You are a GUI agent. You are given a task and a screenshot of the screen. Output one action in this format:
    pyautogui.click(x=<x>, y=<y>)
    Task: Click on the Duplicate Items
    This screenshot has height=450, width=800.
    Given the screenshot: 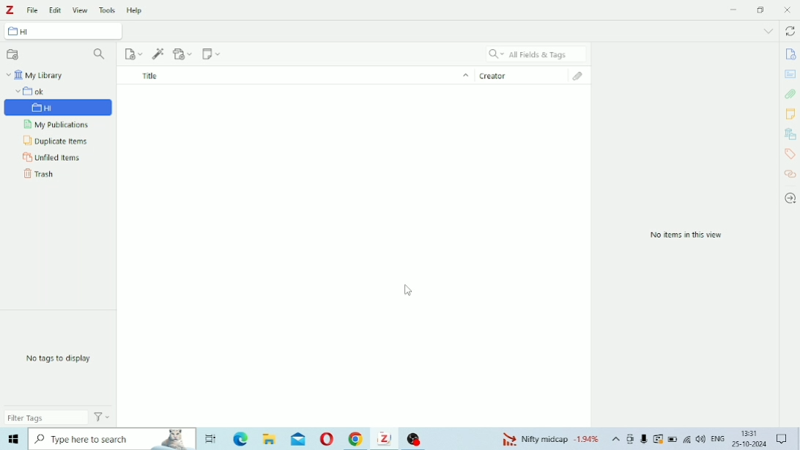 What is the action you would take?
    pyautogui.click(x=55, y=140)
    